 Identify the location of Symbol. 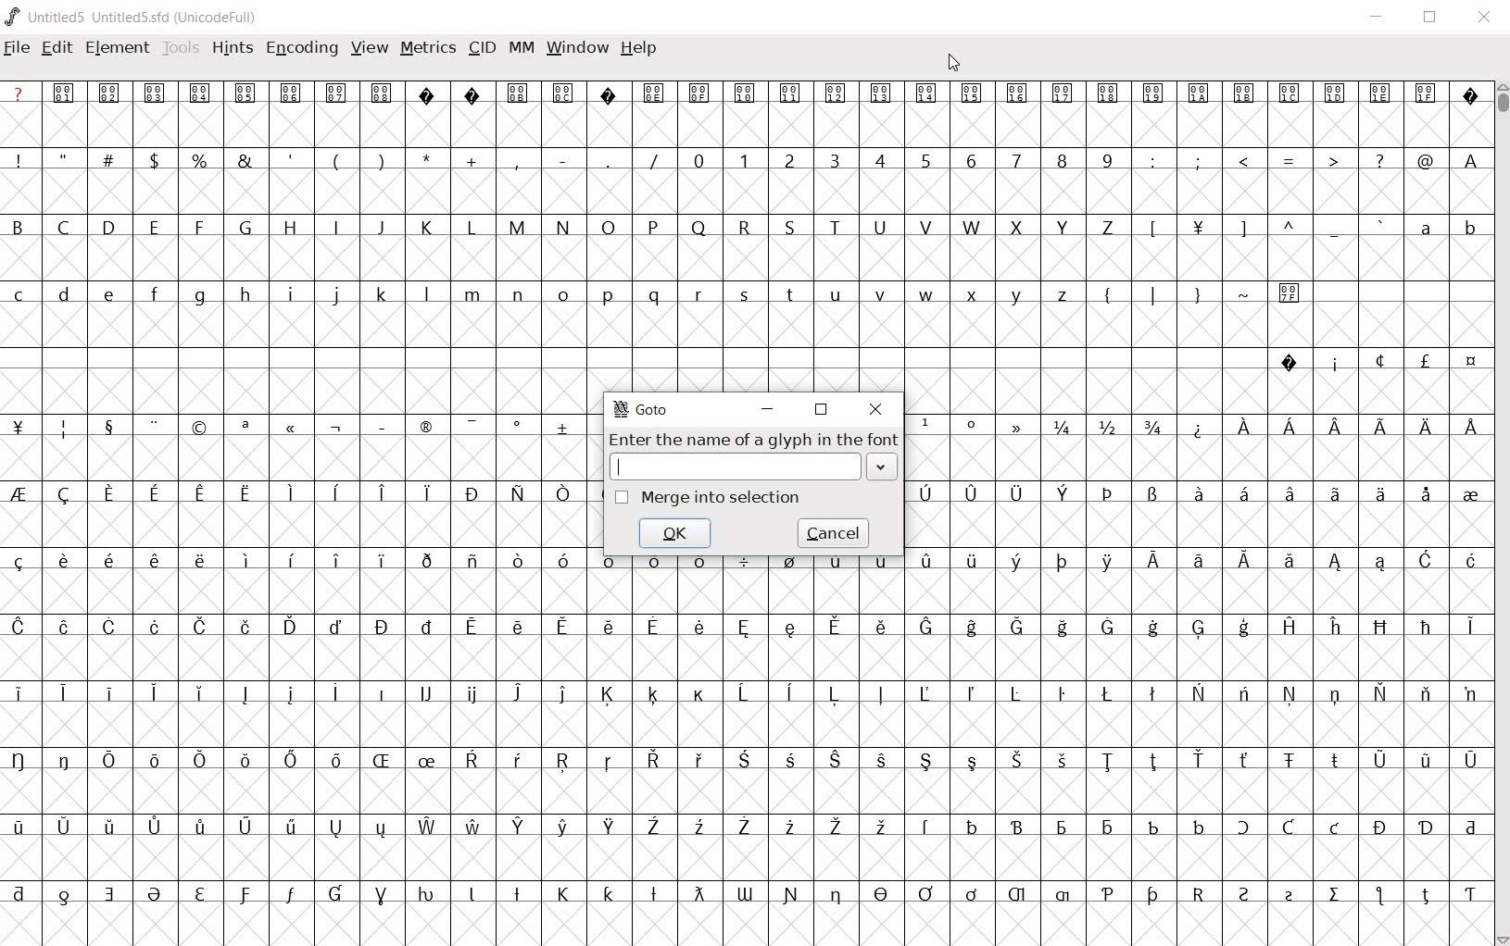
(1382, 565).